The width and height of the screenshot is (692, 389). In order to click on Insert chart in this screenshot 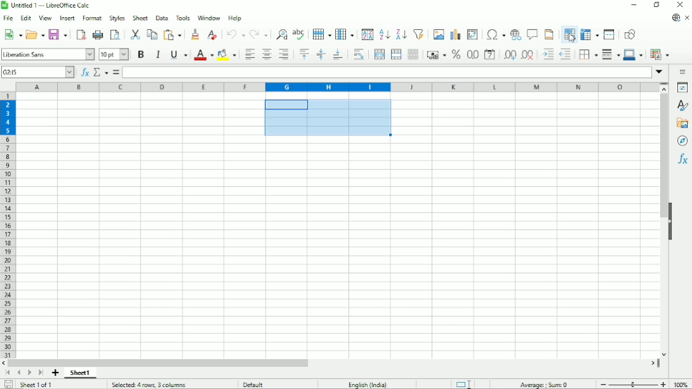, I will do `click(454, 33)`.